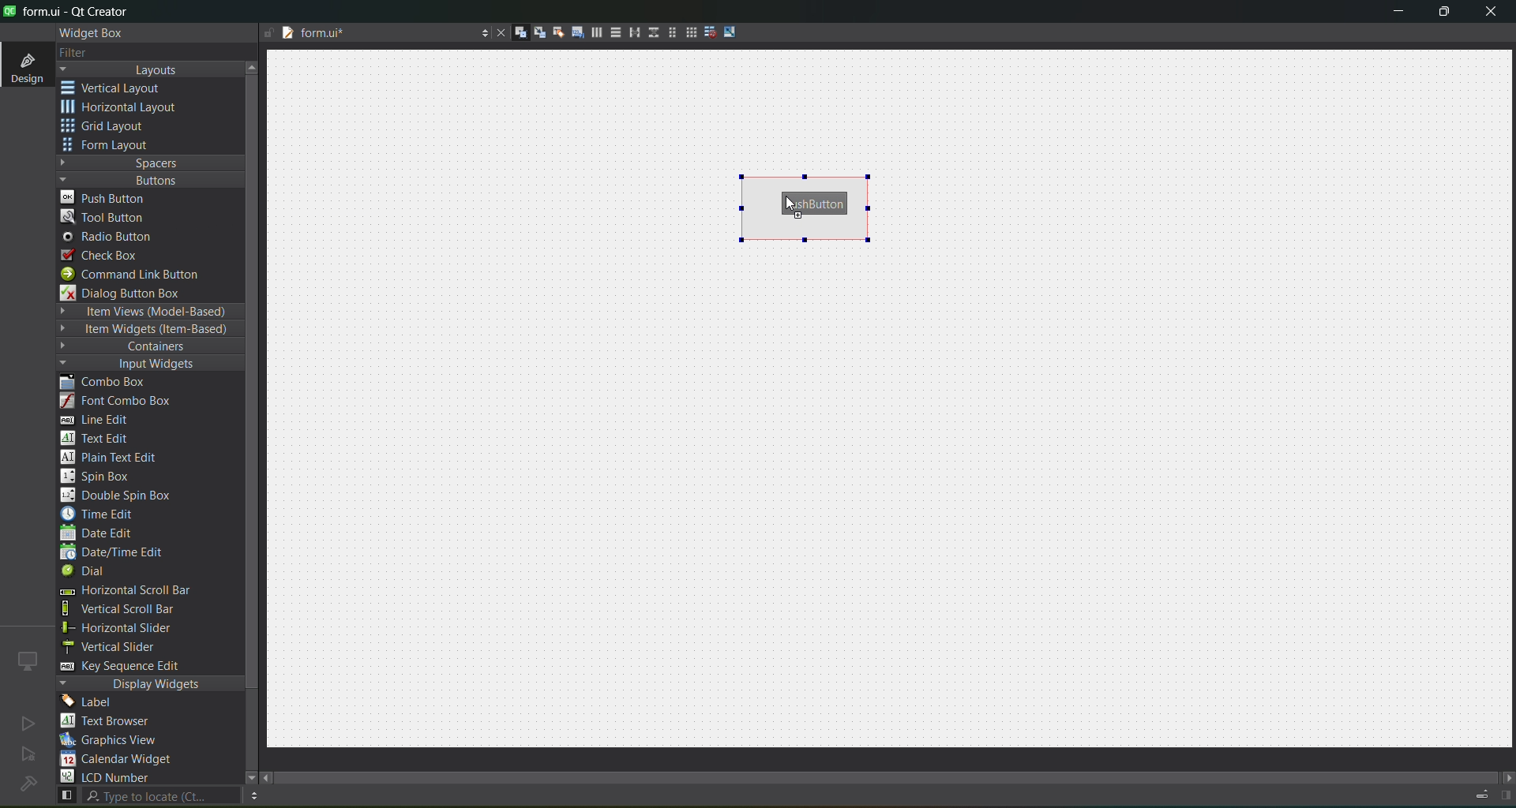 This screenshot has width=1516, height=808. What do you see at coordinates (111, 145) in the screenshot?
I see `form` at bounding box center [111, 145].